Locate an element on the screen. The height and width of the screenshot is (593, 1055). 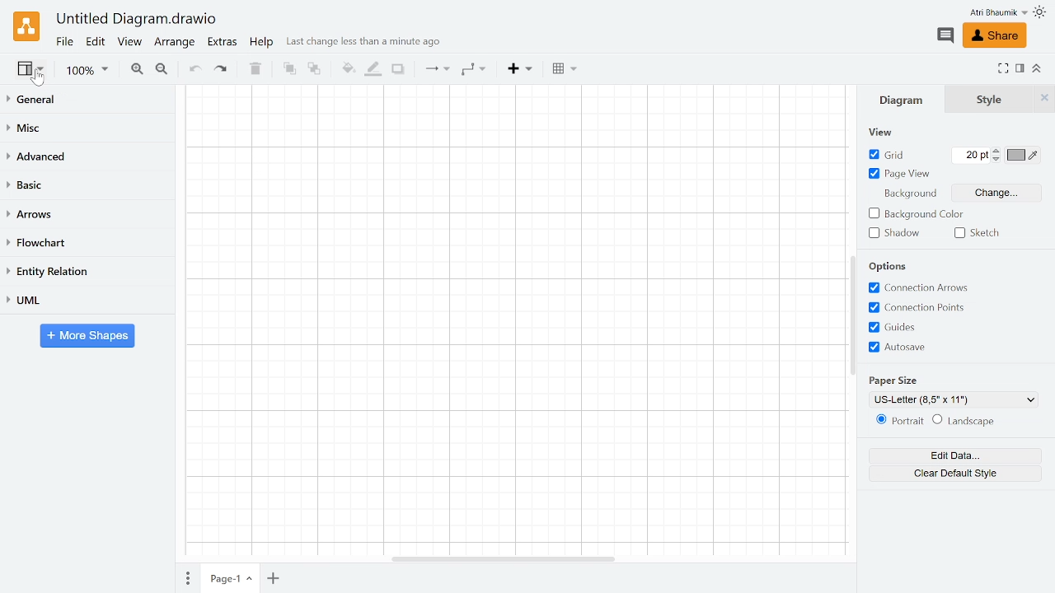
Style is located at coordinates (991, 100).